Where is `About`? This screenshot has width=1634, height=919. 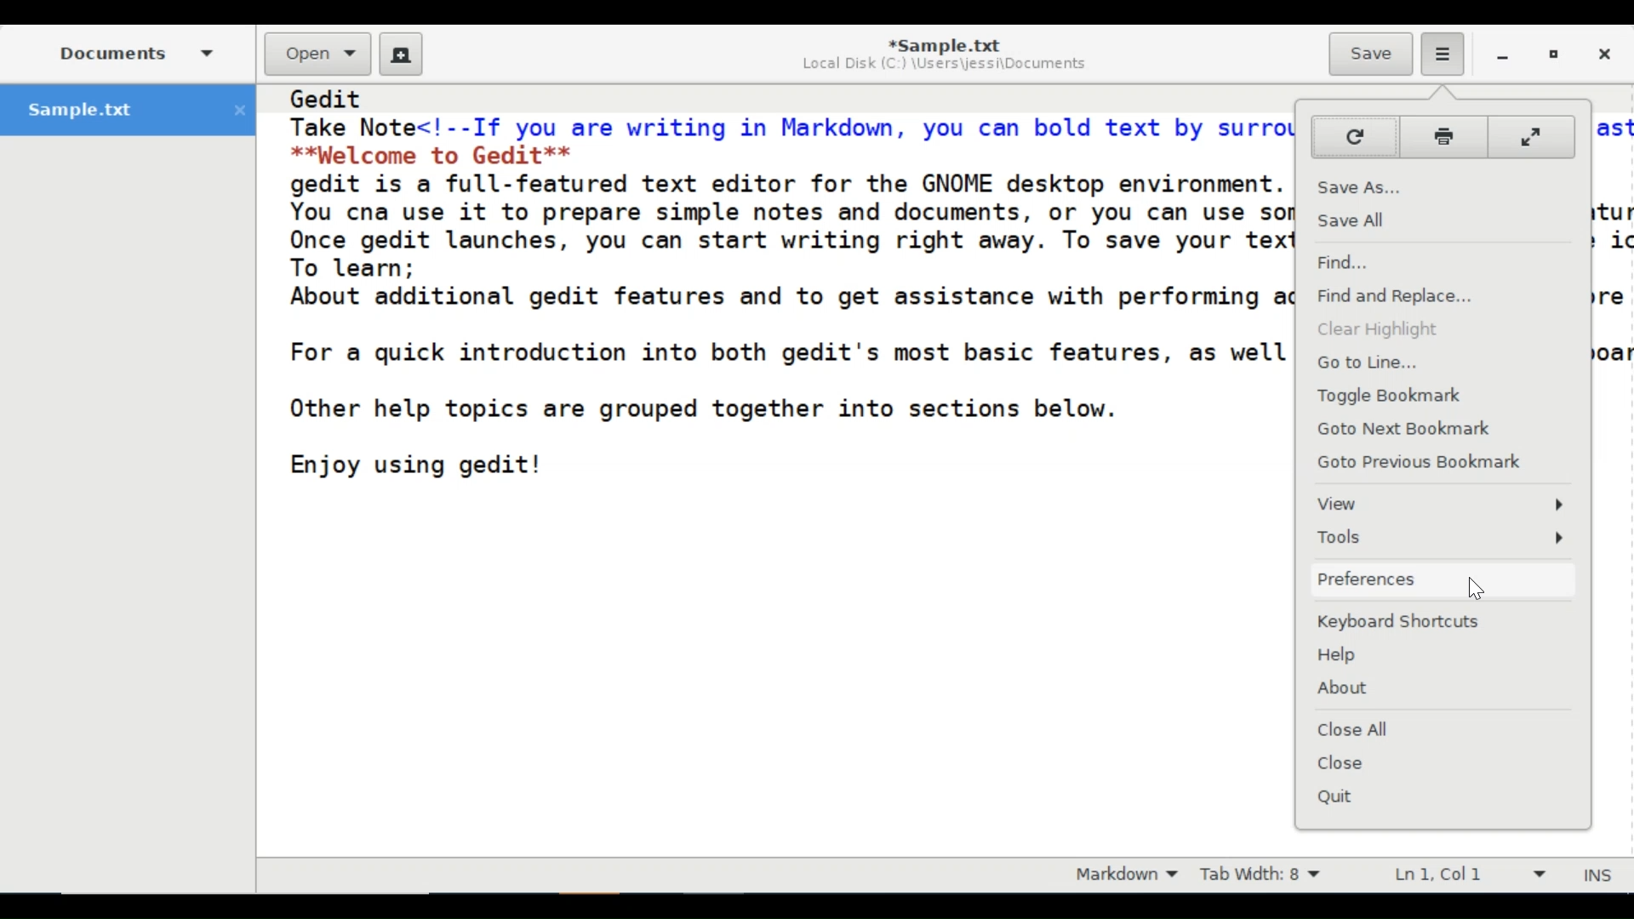
About is located at coordinates (1345, 687).